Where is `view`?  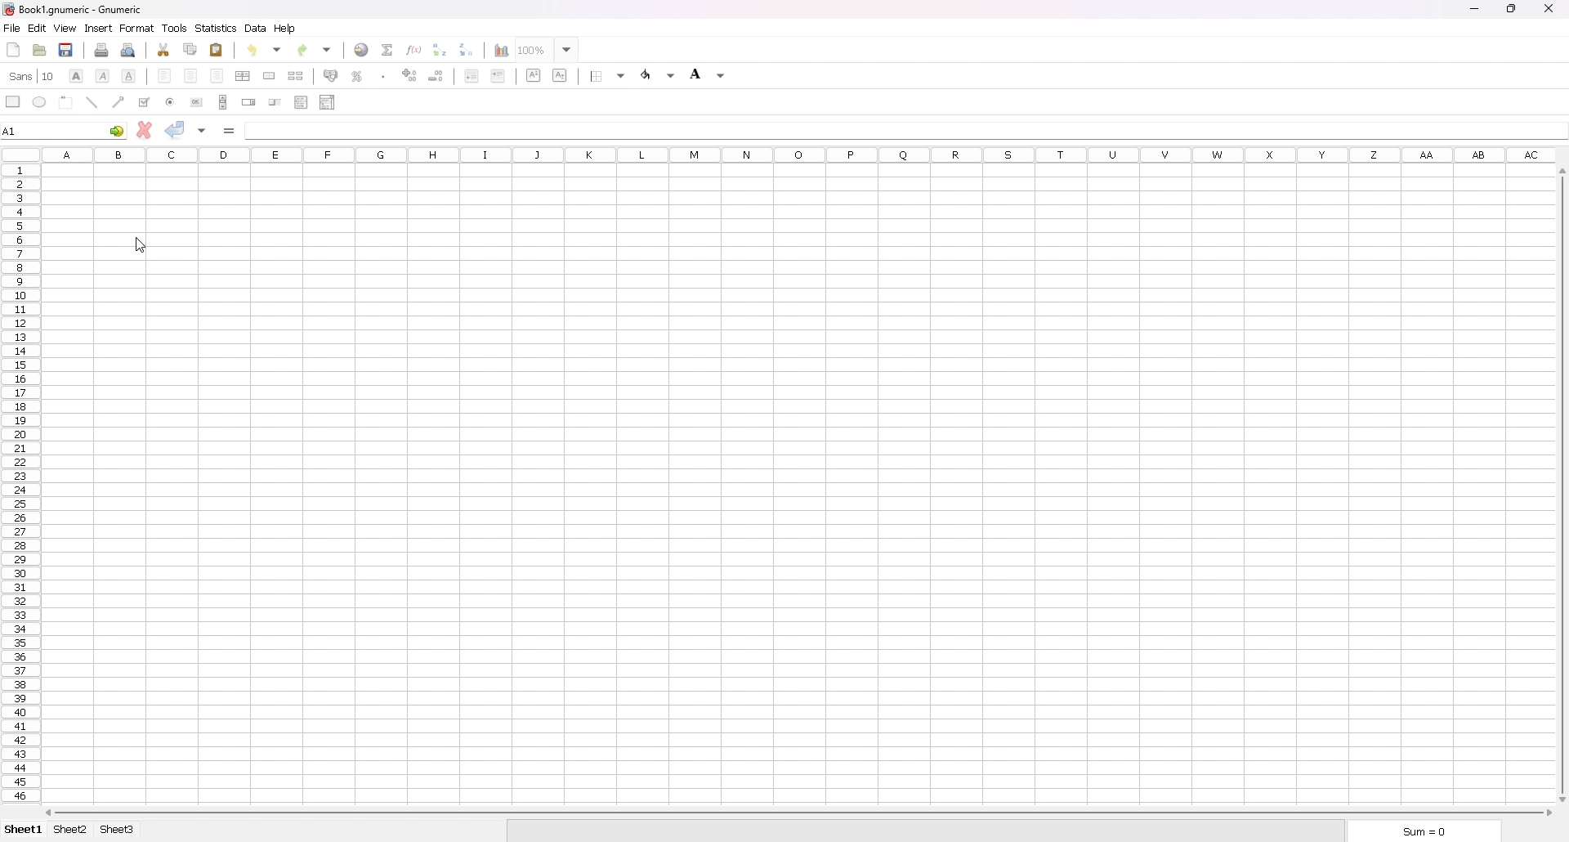
view is located at coordinates (65, 28).